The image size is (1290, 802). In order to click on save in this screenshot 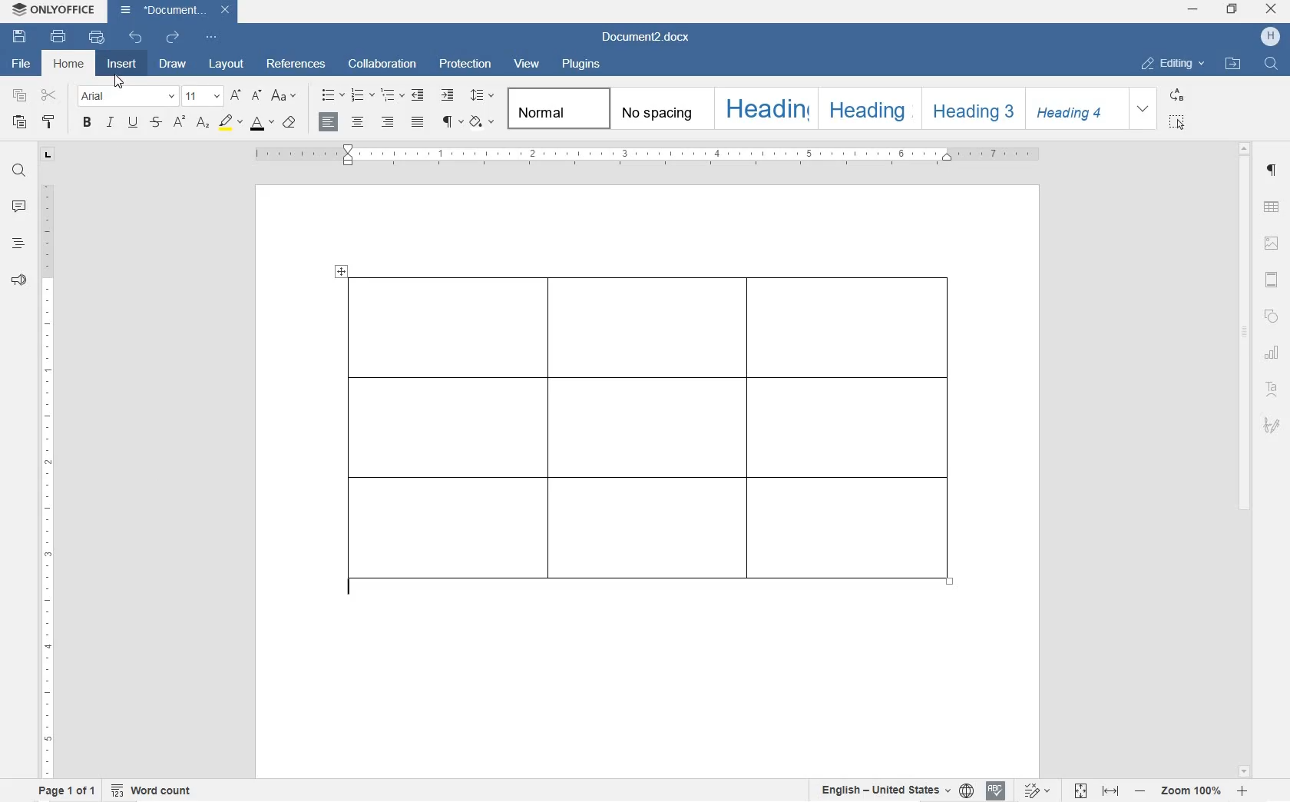, I will do `click(20, 37)`.